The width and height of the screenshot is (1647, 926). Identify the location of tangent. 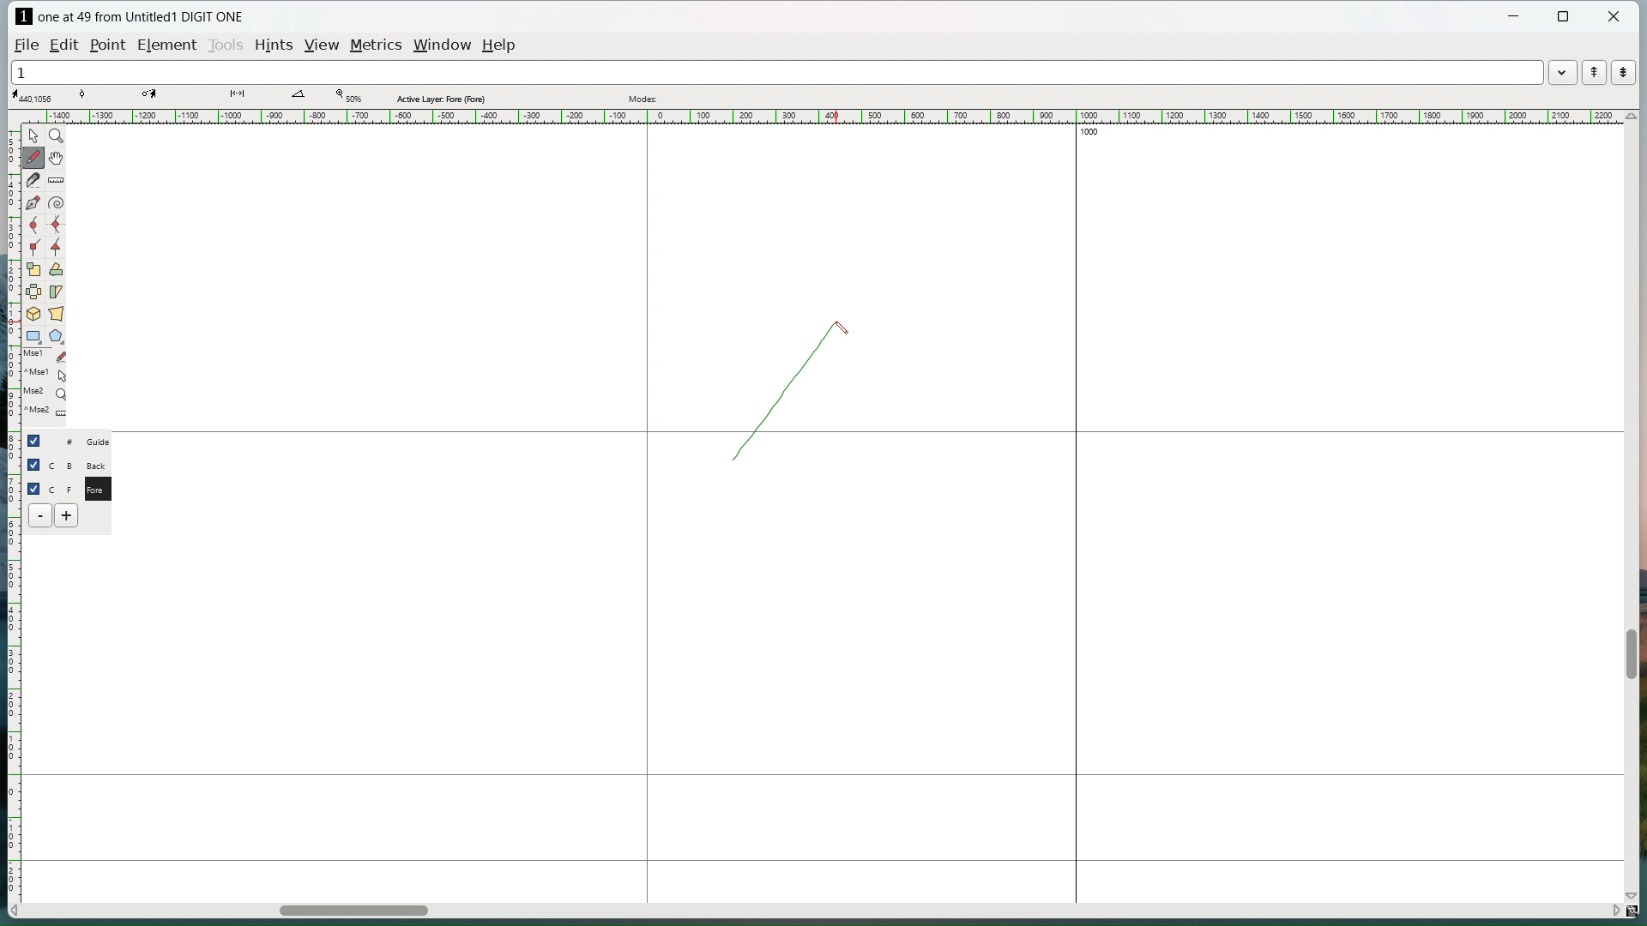
(84, 94).